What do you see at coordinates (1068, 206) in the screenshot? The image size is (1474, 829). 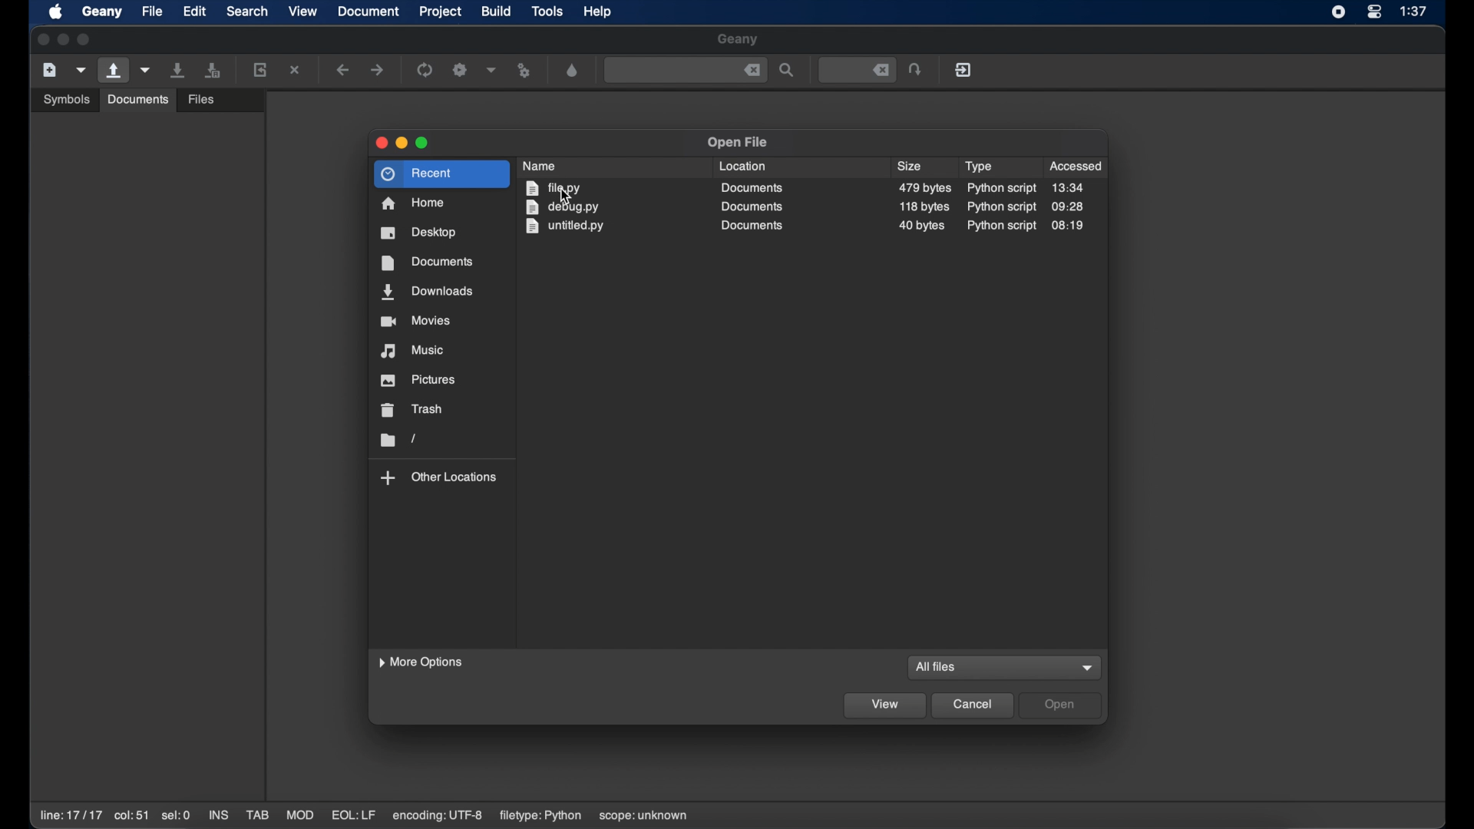 I see `9.28` at bounding box center [1068, 206].